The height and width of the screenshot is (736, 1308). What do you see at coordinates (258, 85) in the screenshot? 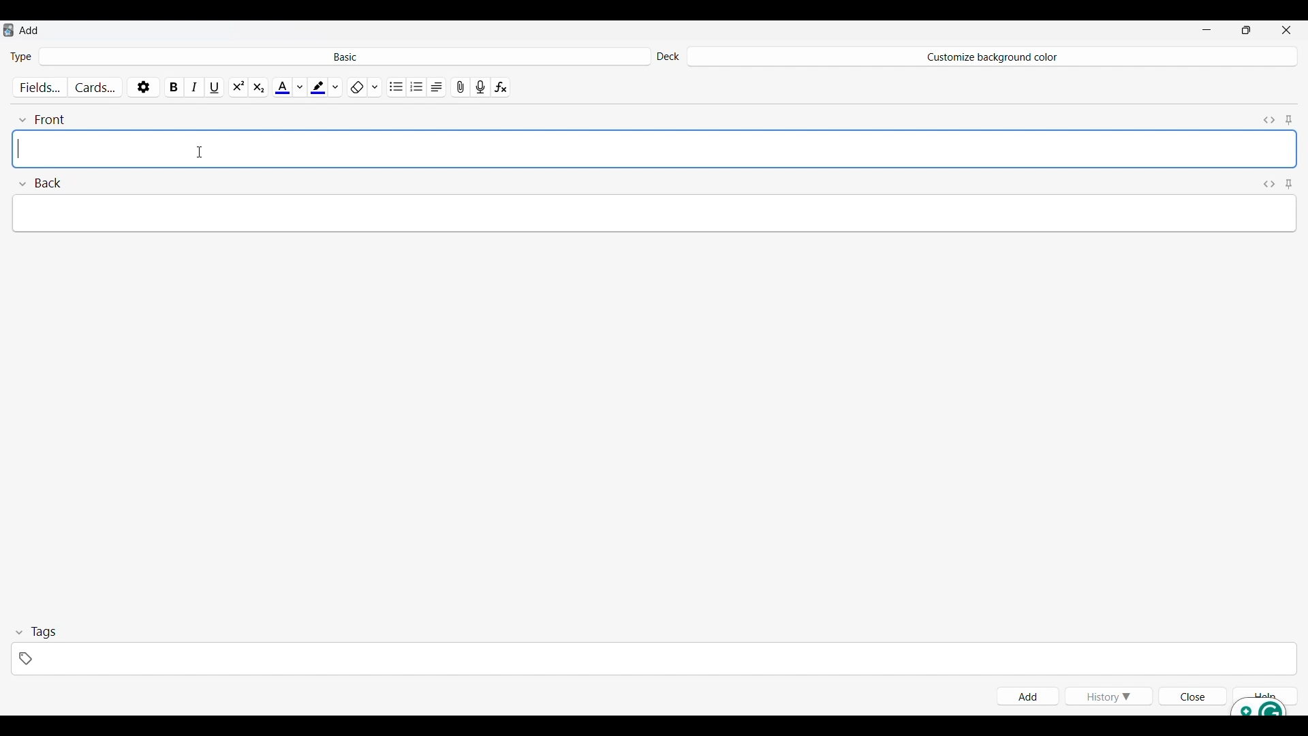
I see `Sub script` at bounding box center [258, 85].